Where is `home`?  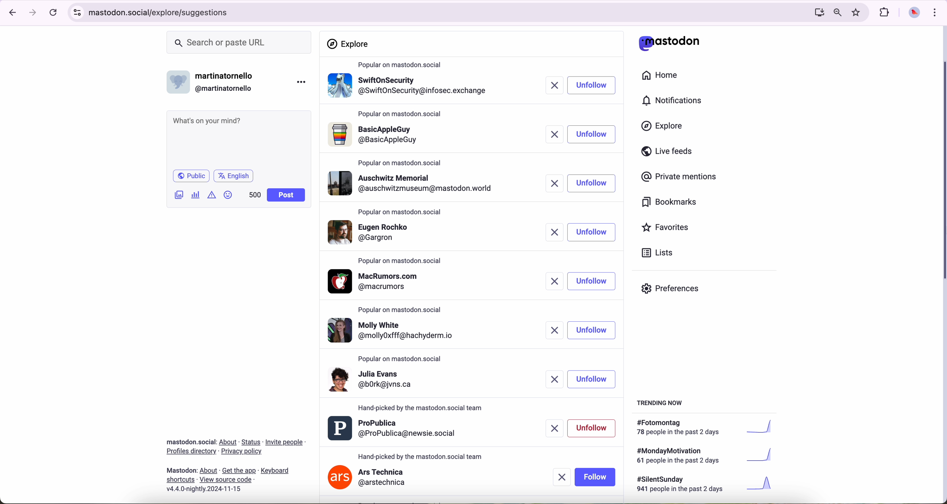 home is located at coordinates (664, 77).